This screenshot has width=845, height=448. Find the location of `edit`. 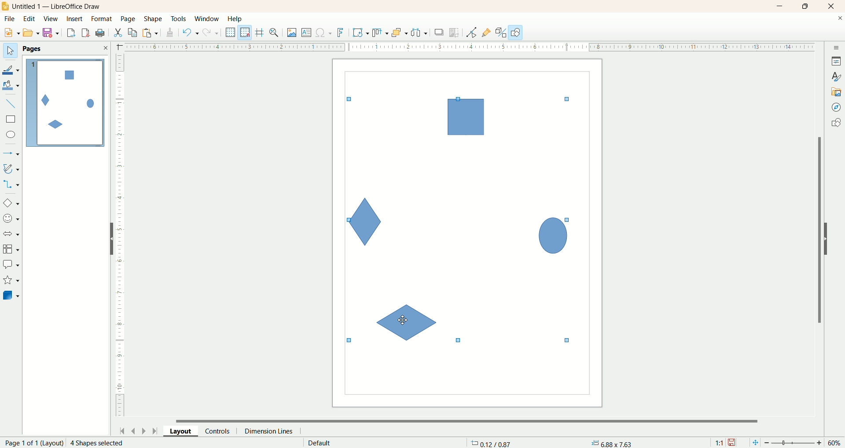

edit is located at coordinates (29, 19).